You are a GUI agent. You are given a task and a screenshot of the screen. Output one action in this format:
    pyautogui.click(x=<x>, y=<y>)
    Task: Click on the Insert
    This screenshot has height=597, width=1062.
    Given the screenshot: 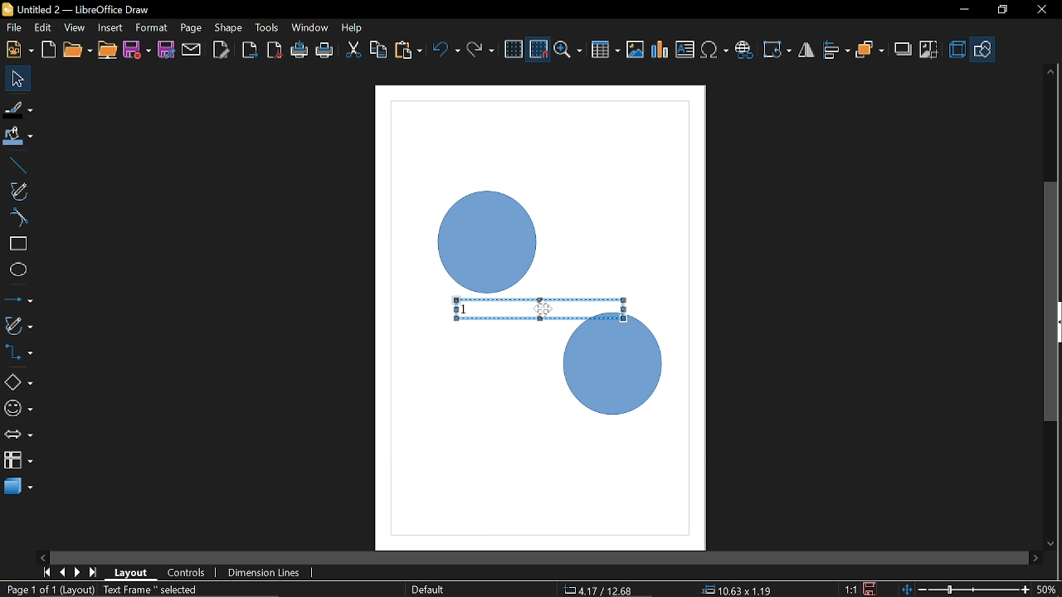 What is the action you would take?
    pyautogui.click(x=111, y=27)
    